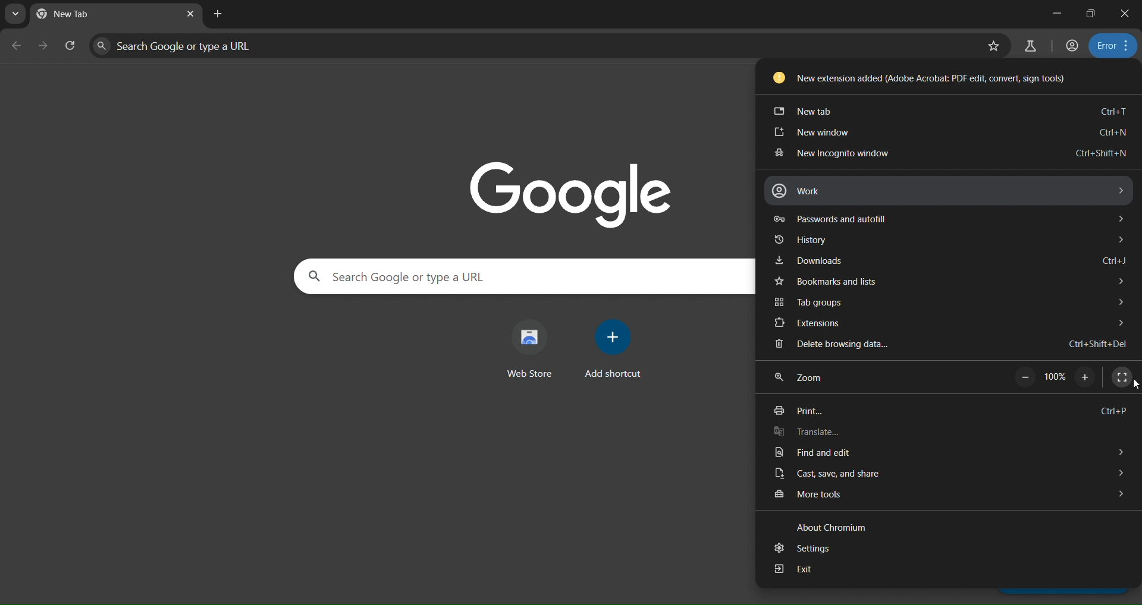 This screenshot has height=605, width=1142. I want to click on search  google or type a URL, so click(532, 46).